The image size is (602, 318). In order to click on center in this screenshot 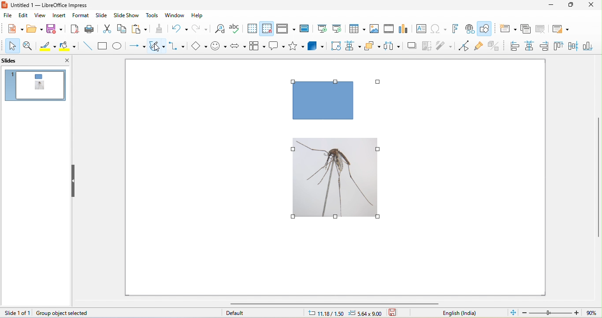, I will do `click(573, 48)`.